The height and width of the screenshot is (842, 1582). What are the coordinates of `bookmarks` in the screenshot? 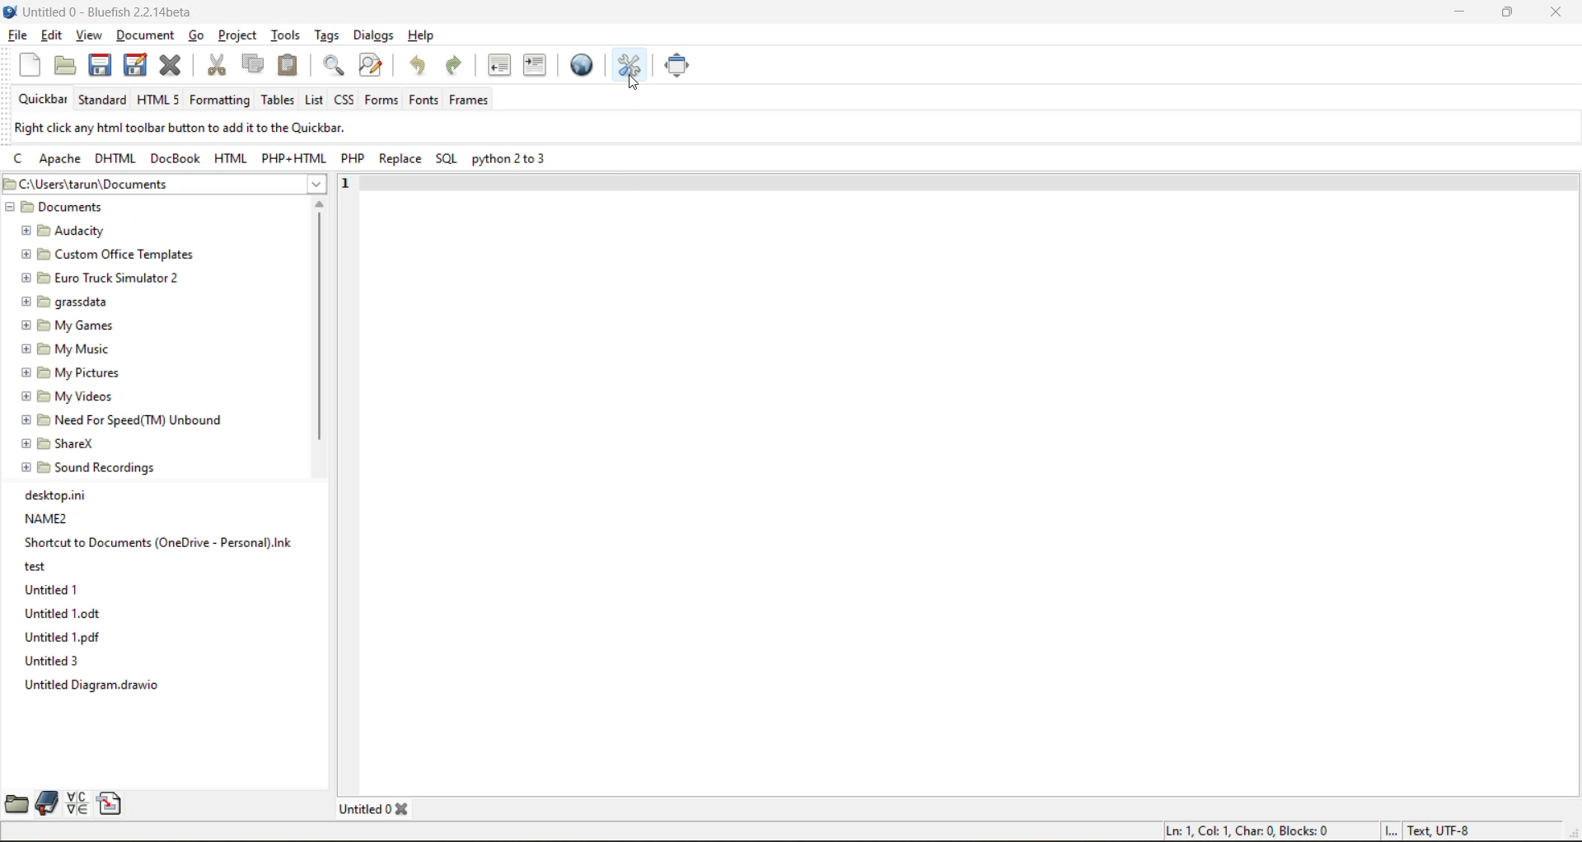 It's located at (44, 803).